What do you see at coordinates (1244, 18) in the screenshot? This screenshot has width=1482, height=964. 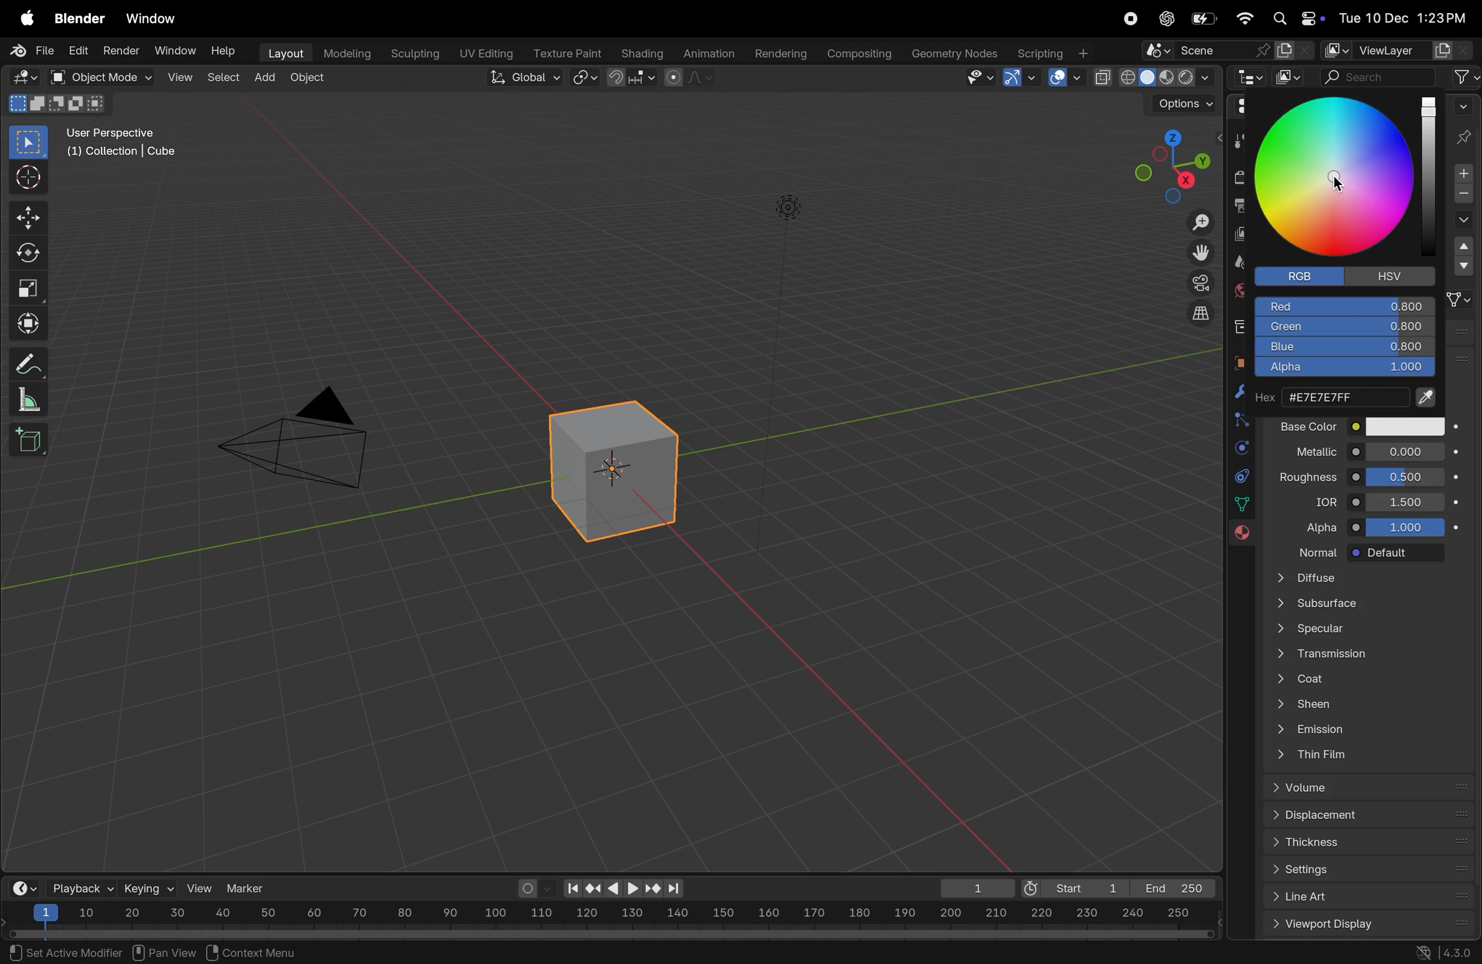 I see `wifi` at bounding box center [1244, 18].